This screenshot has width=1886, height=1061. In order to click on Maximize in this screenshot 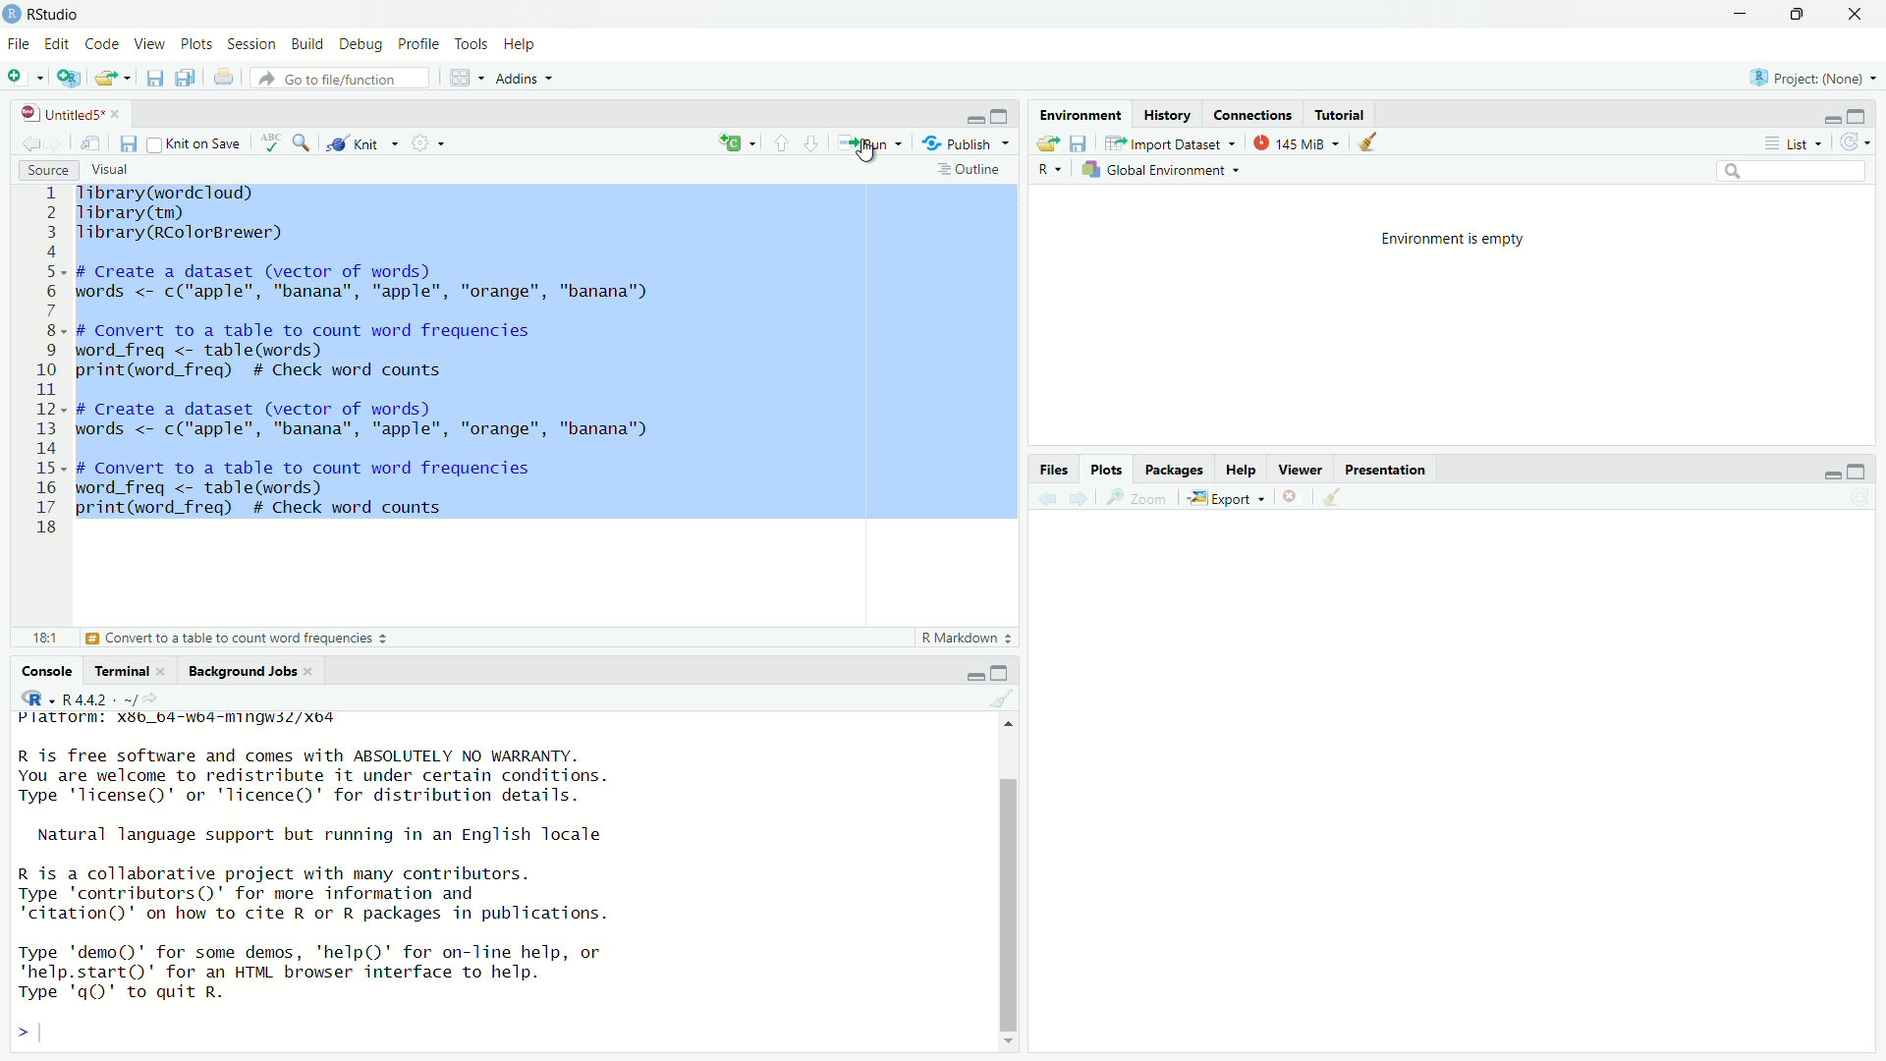, I will do `click(1800, 16)`.